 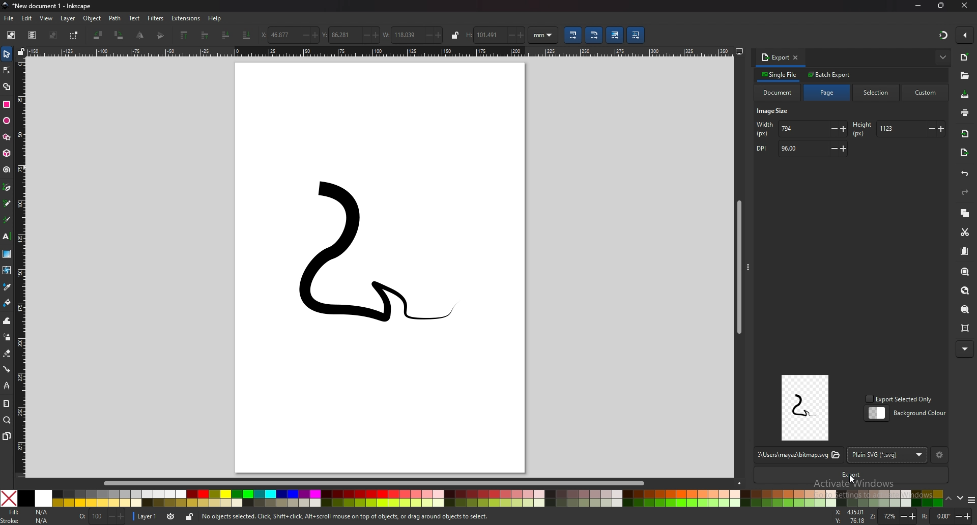 What do you see at coordinates (780, 74) in the screenshot?
I see `single file` at bounding box center [780, 74].